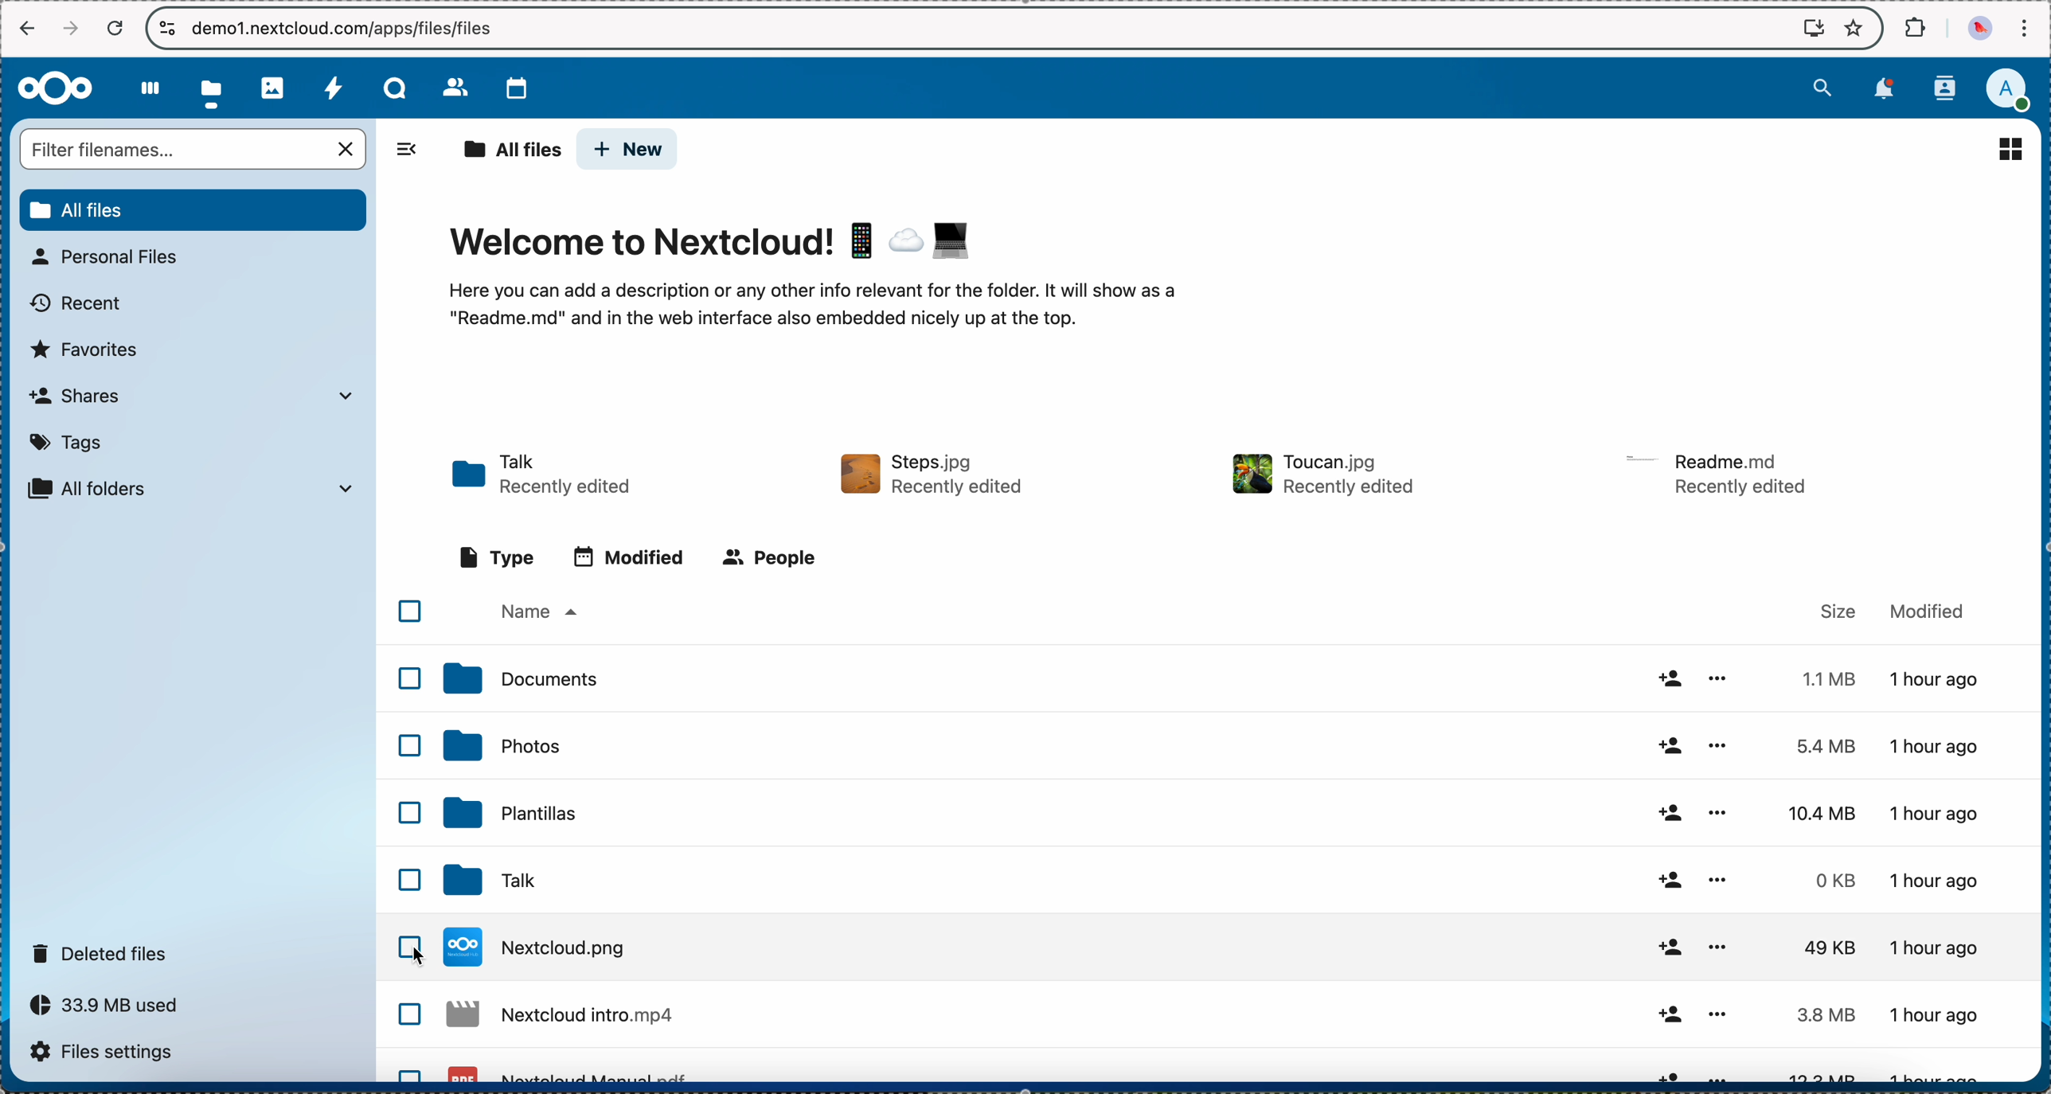 This screenshot has width=2051, height=1094. Describe the element at coordinates (1322, 475) in the screenshot. I see `file` at that location.